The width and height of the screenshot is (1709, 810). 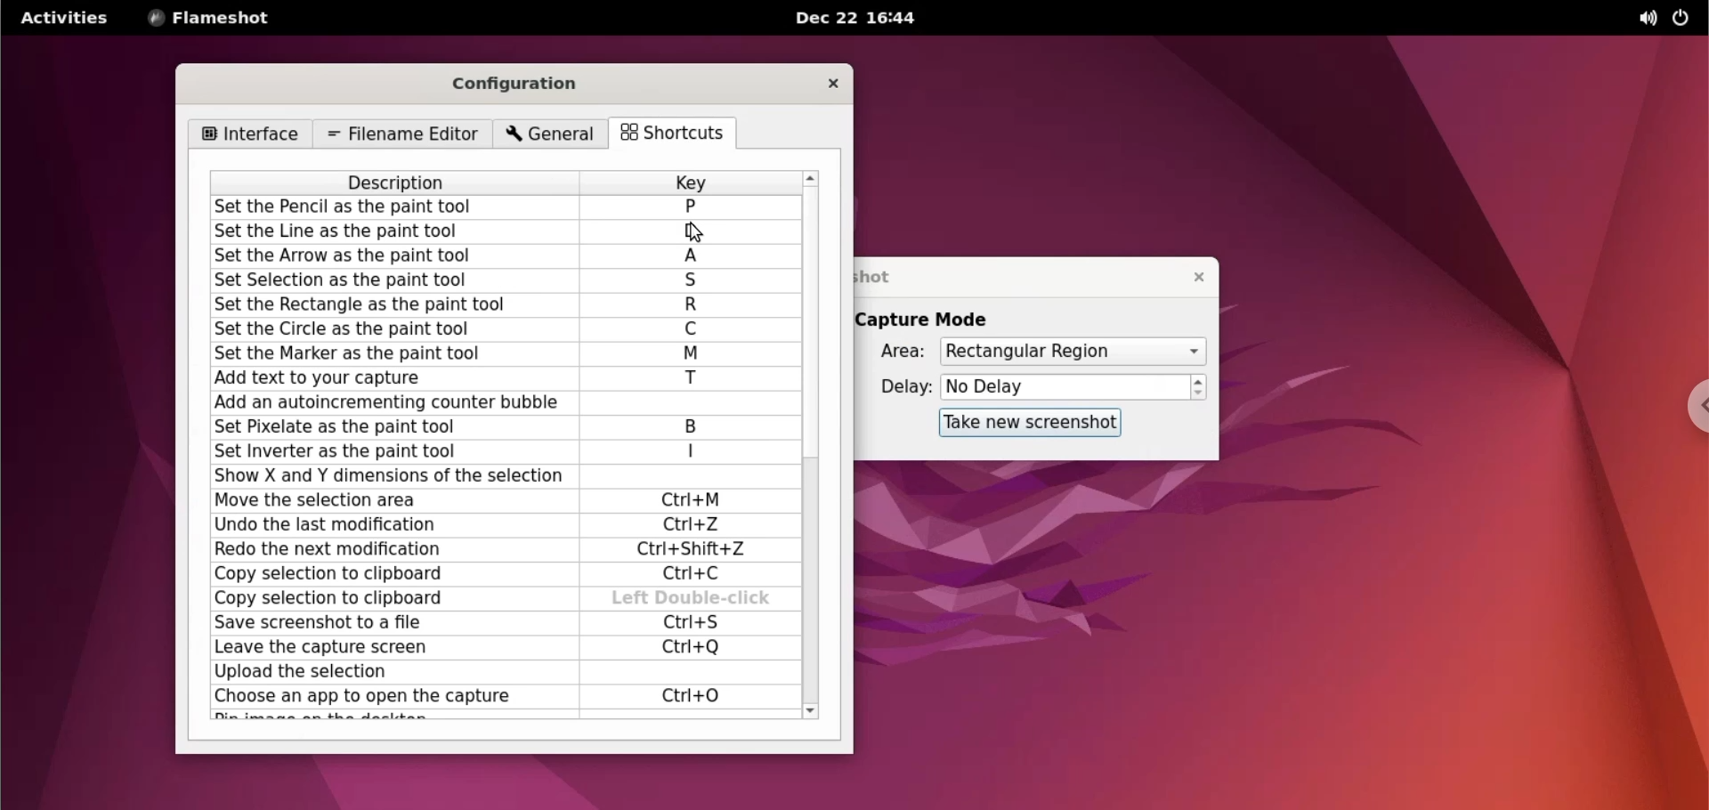 What do you see at coordinates (681, 673) in the screenshot?
I see `enter shortcut textbox` at bounding box center [681, 673].